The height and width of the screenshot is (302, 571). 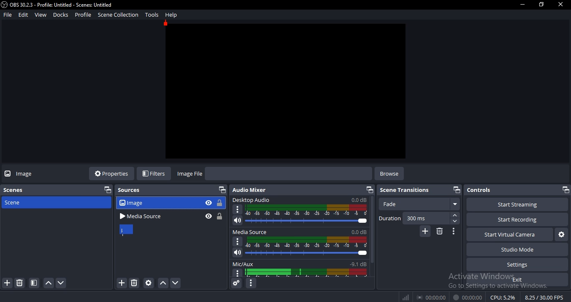 What do you see at coordinates (40, 14) in the screenshot?
I see `view` at bounding box center [40, 14].